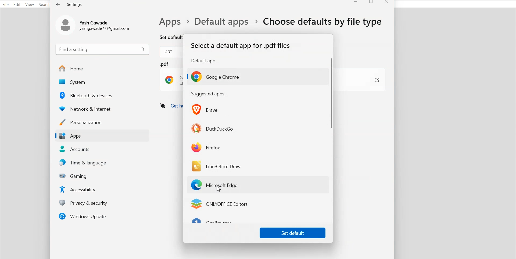  Describe the element at coordinates (103, 108) in the screenshot. I see `Network & Internet` at that location.